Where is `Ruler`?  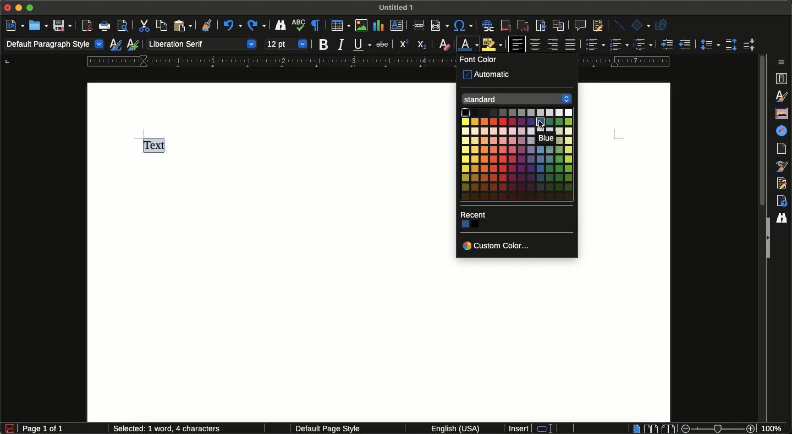
Ruler is located at coordinates (382, 63).